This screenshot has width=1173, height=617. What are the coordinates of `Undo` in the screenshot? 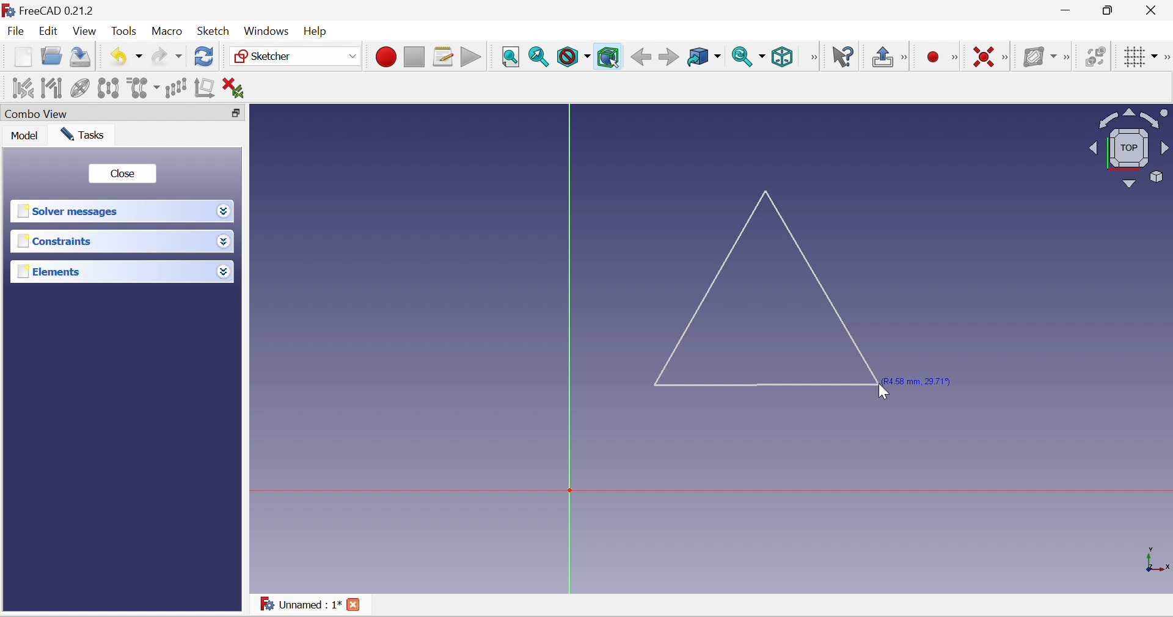 It's located at (125, 57).